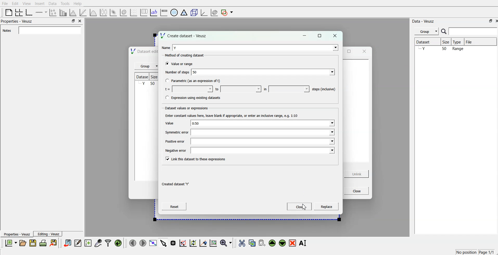  What do you see at coordinates (327, 207) in the screenshot?
I see `replace` at bounding box center [327, 207].